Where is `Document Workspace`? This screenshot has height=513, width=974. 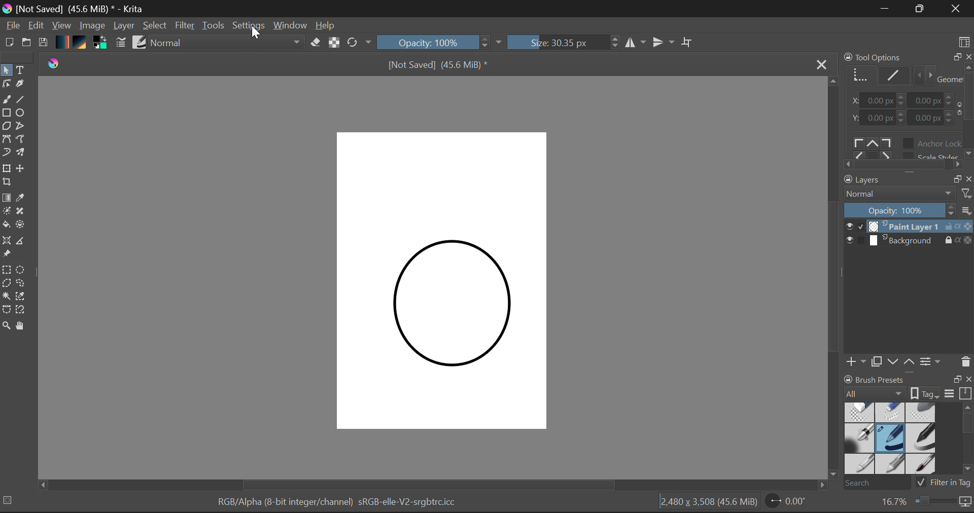
Document Workspace is located at coordinates (444, 281).